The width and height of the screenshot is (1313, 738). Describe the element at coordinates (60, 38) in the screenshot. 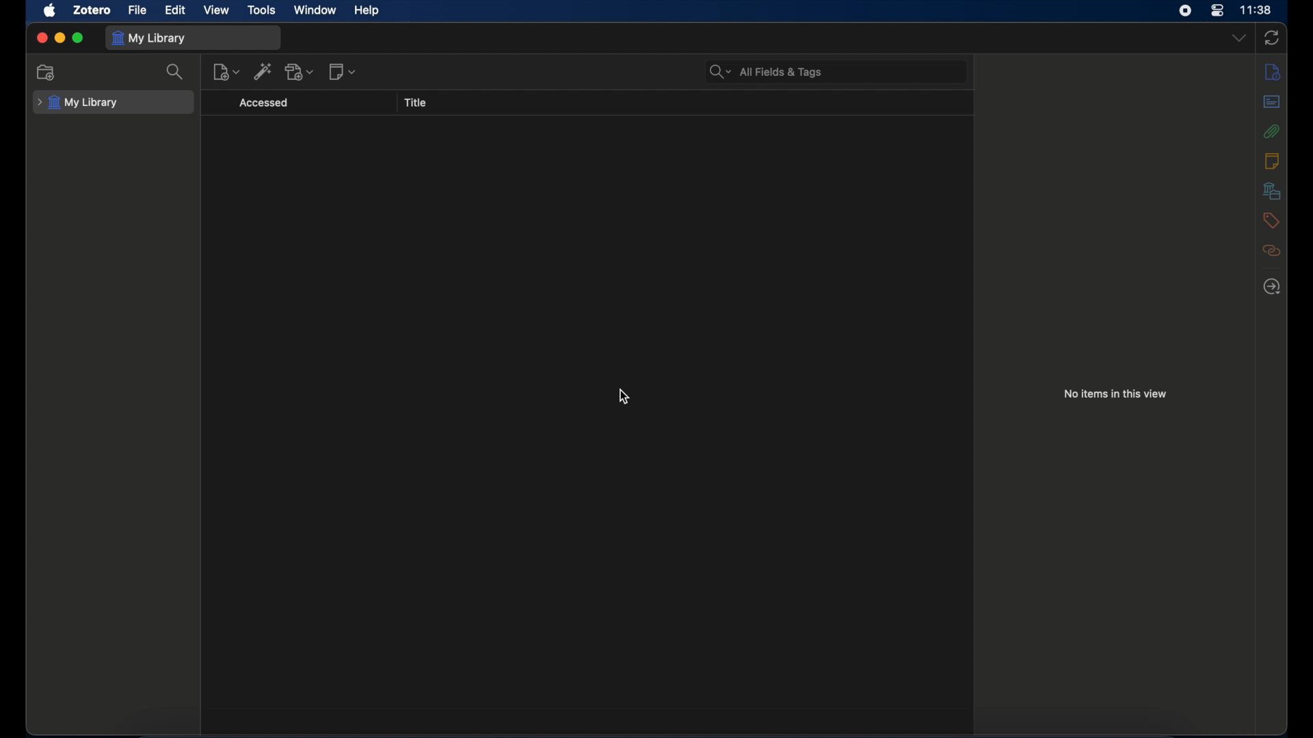

I see `minimize` at that location.